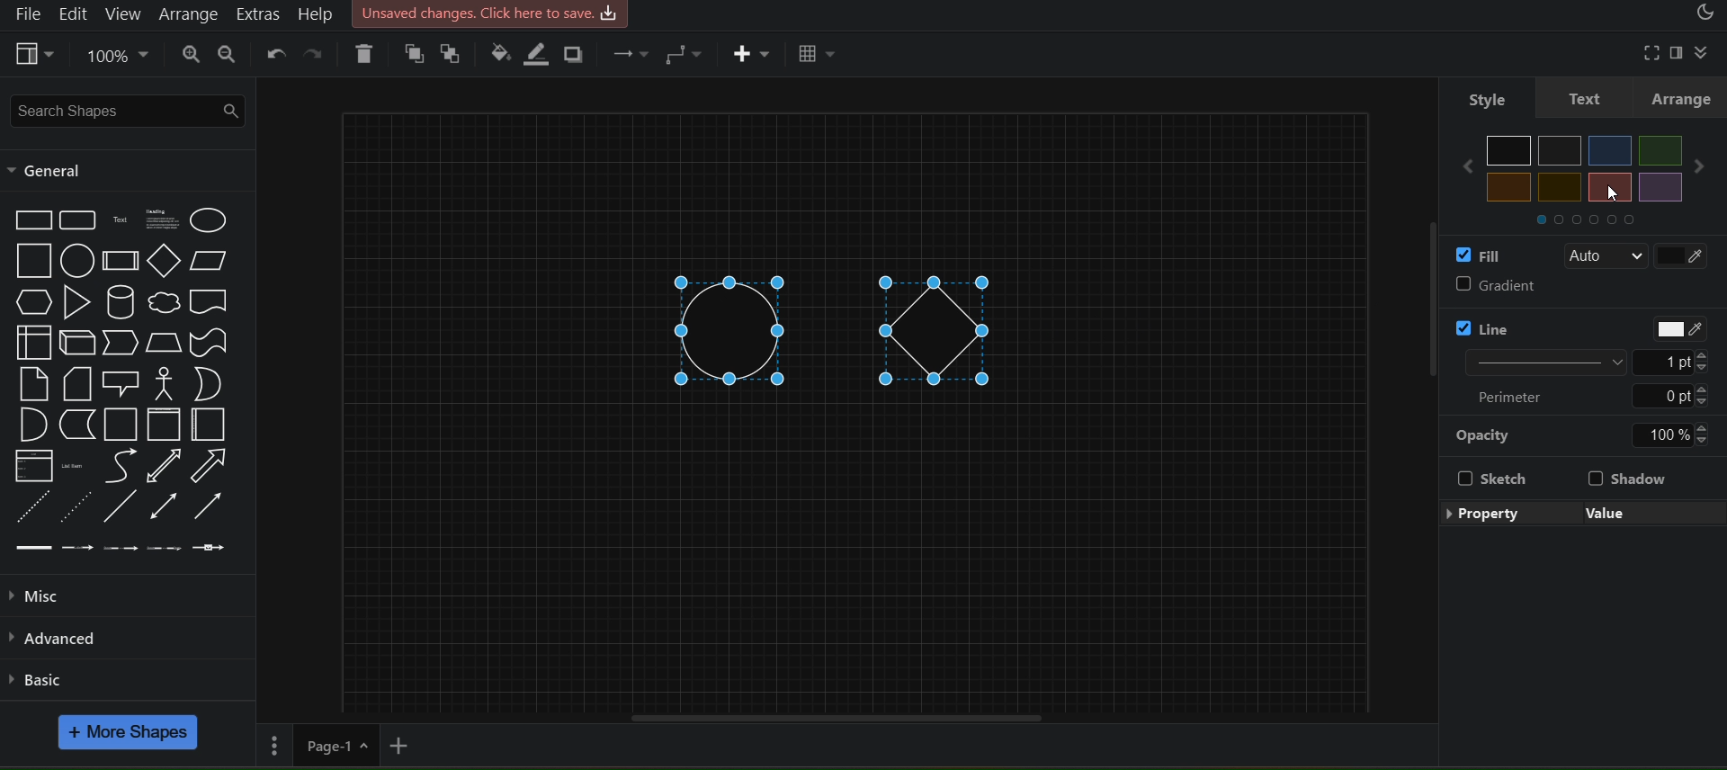 This screenshot has width=1727, height=770. What do you see at coordinates (838, 719) in the screenshot?
I see `horizontal scroll bar` at bounding box center [838, 719].